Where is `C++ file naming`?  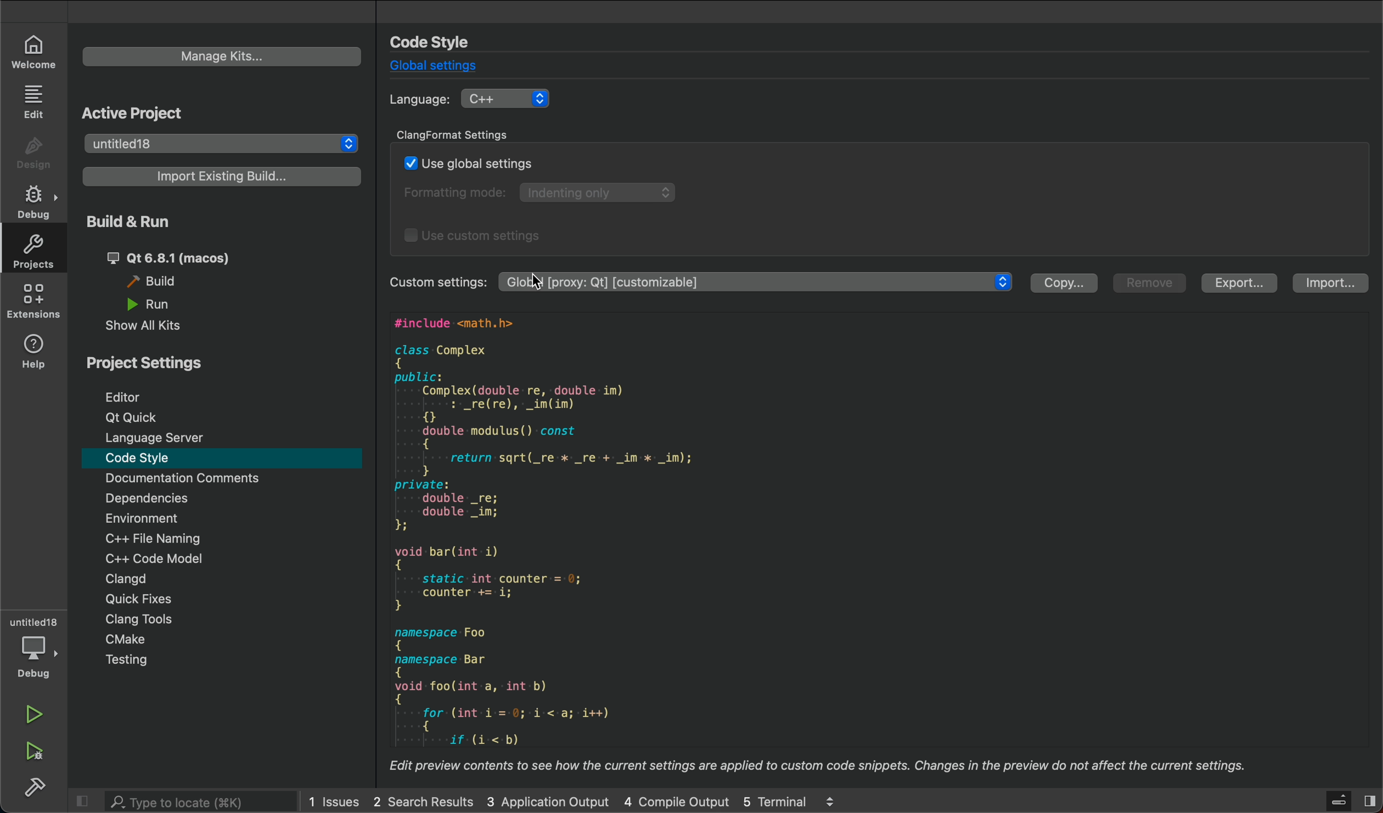
C++ file naming is located at coordinates (178, 538).